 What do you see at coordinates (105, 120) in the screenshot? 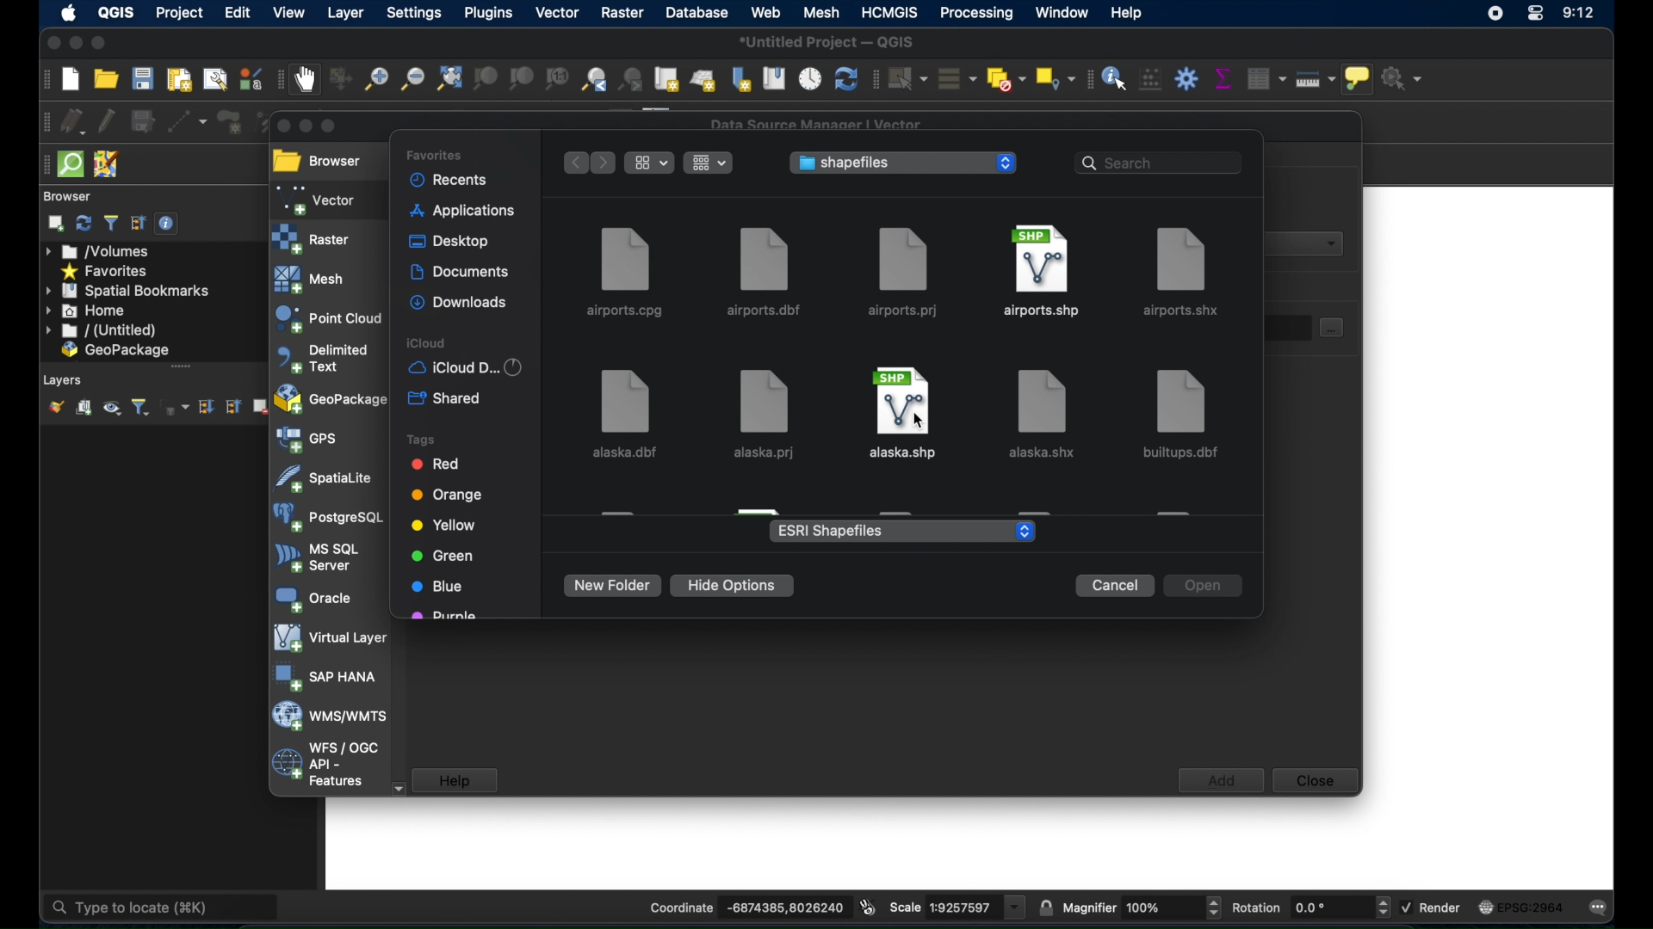
I see `toggle editing` at bounding box center [105, 120].